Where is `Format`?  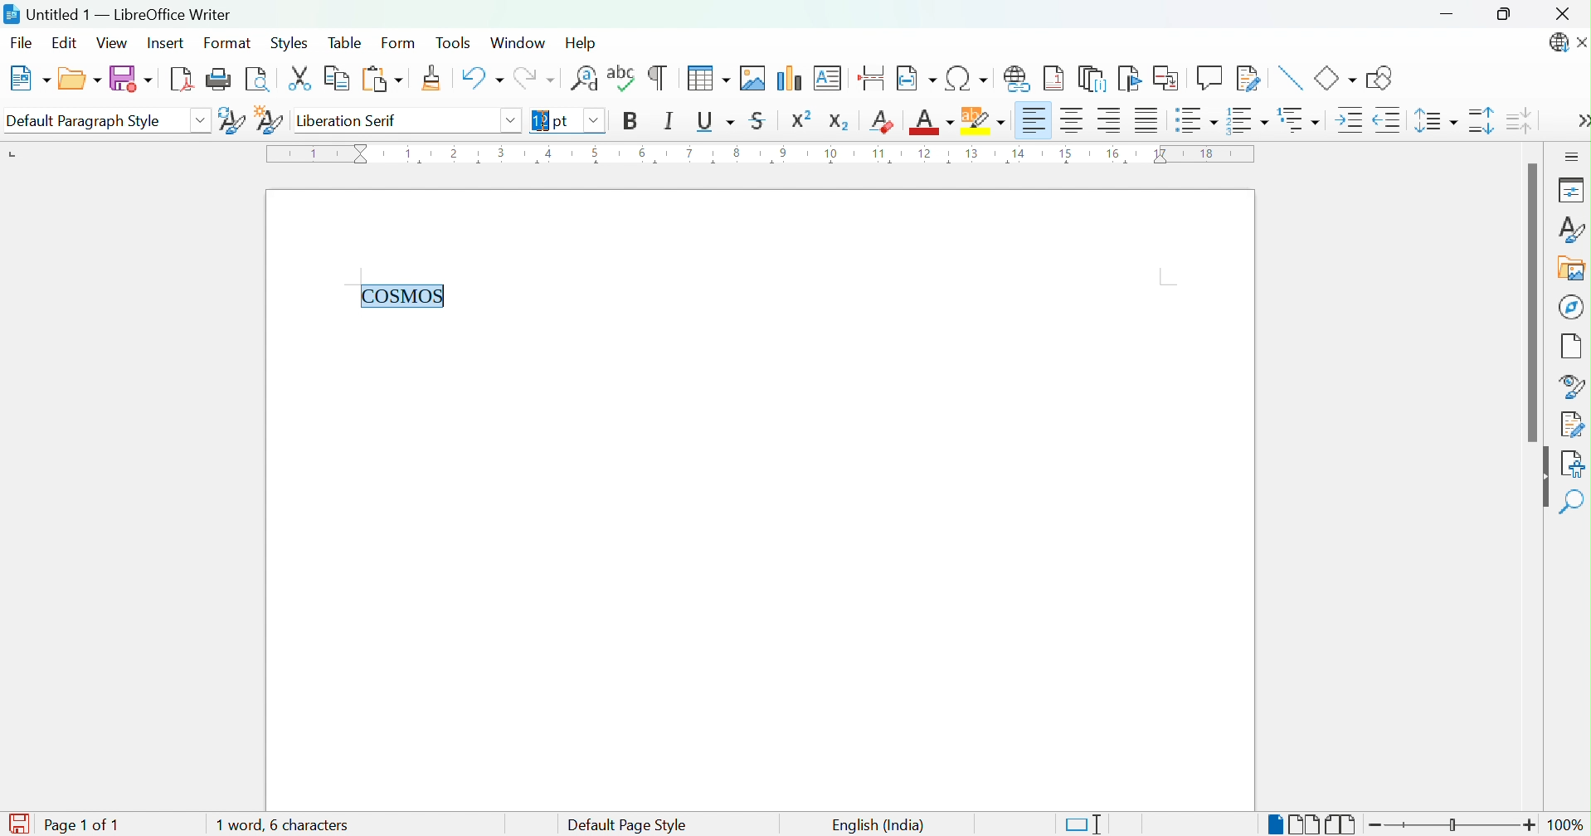
Format is located at coordinates (226, 44).